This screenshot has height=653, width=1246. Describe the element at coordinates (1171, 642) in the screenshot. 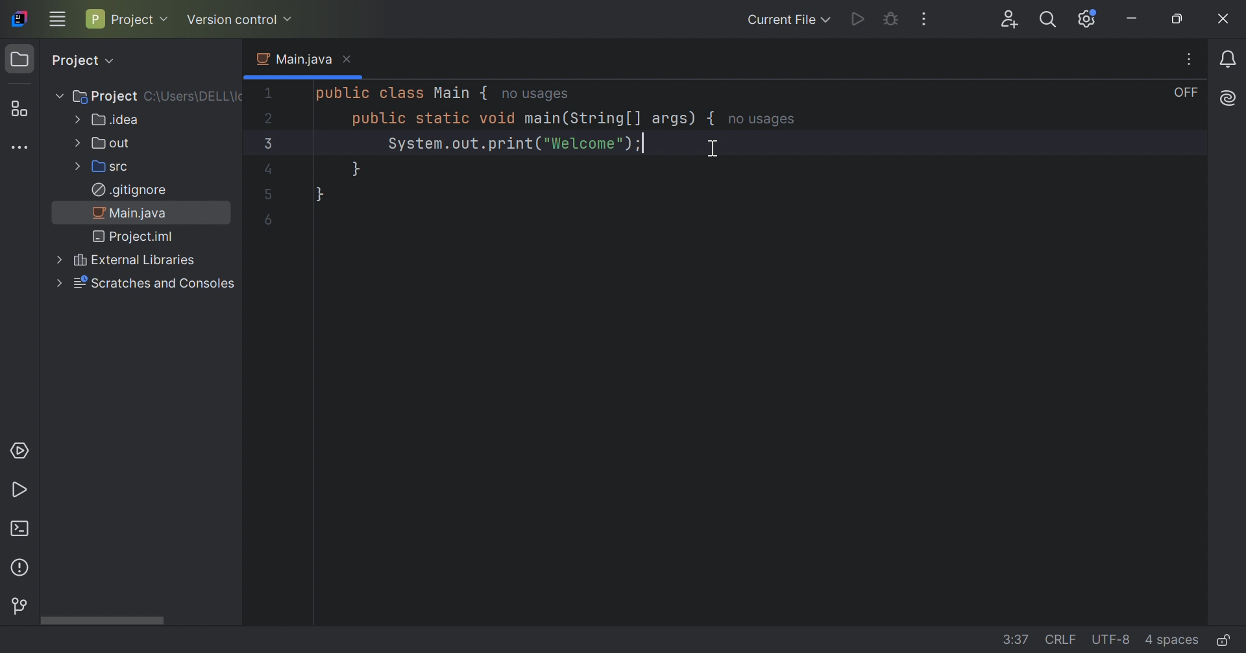

I see `4 spaces` at that location.